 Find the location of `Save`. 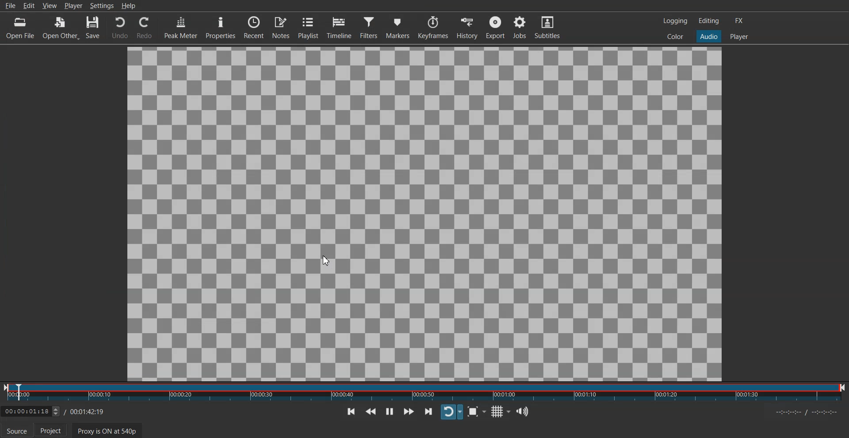

Save is located at coordinates (94, 27).